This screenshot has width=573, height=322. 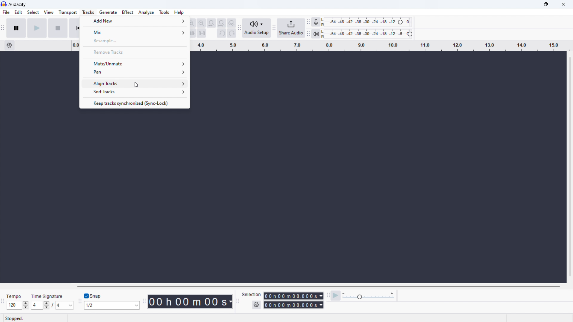 I want to click on minimize, so click(x=527, y=5).